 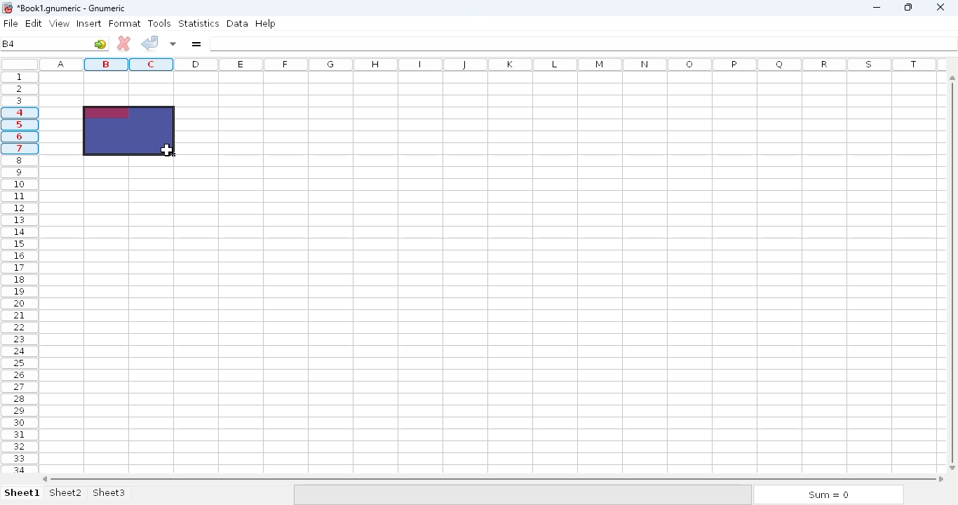 I want to click on go to, so click(x=101, y=44).